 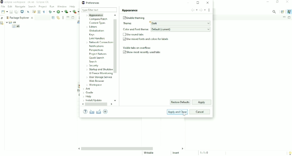 I want to click on Open a Terminal, so click(x=22, y=11).